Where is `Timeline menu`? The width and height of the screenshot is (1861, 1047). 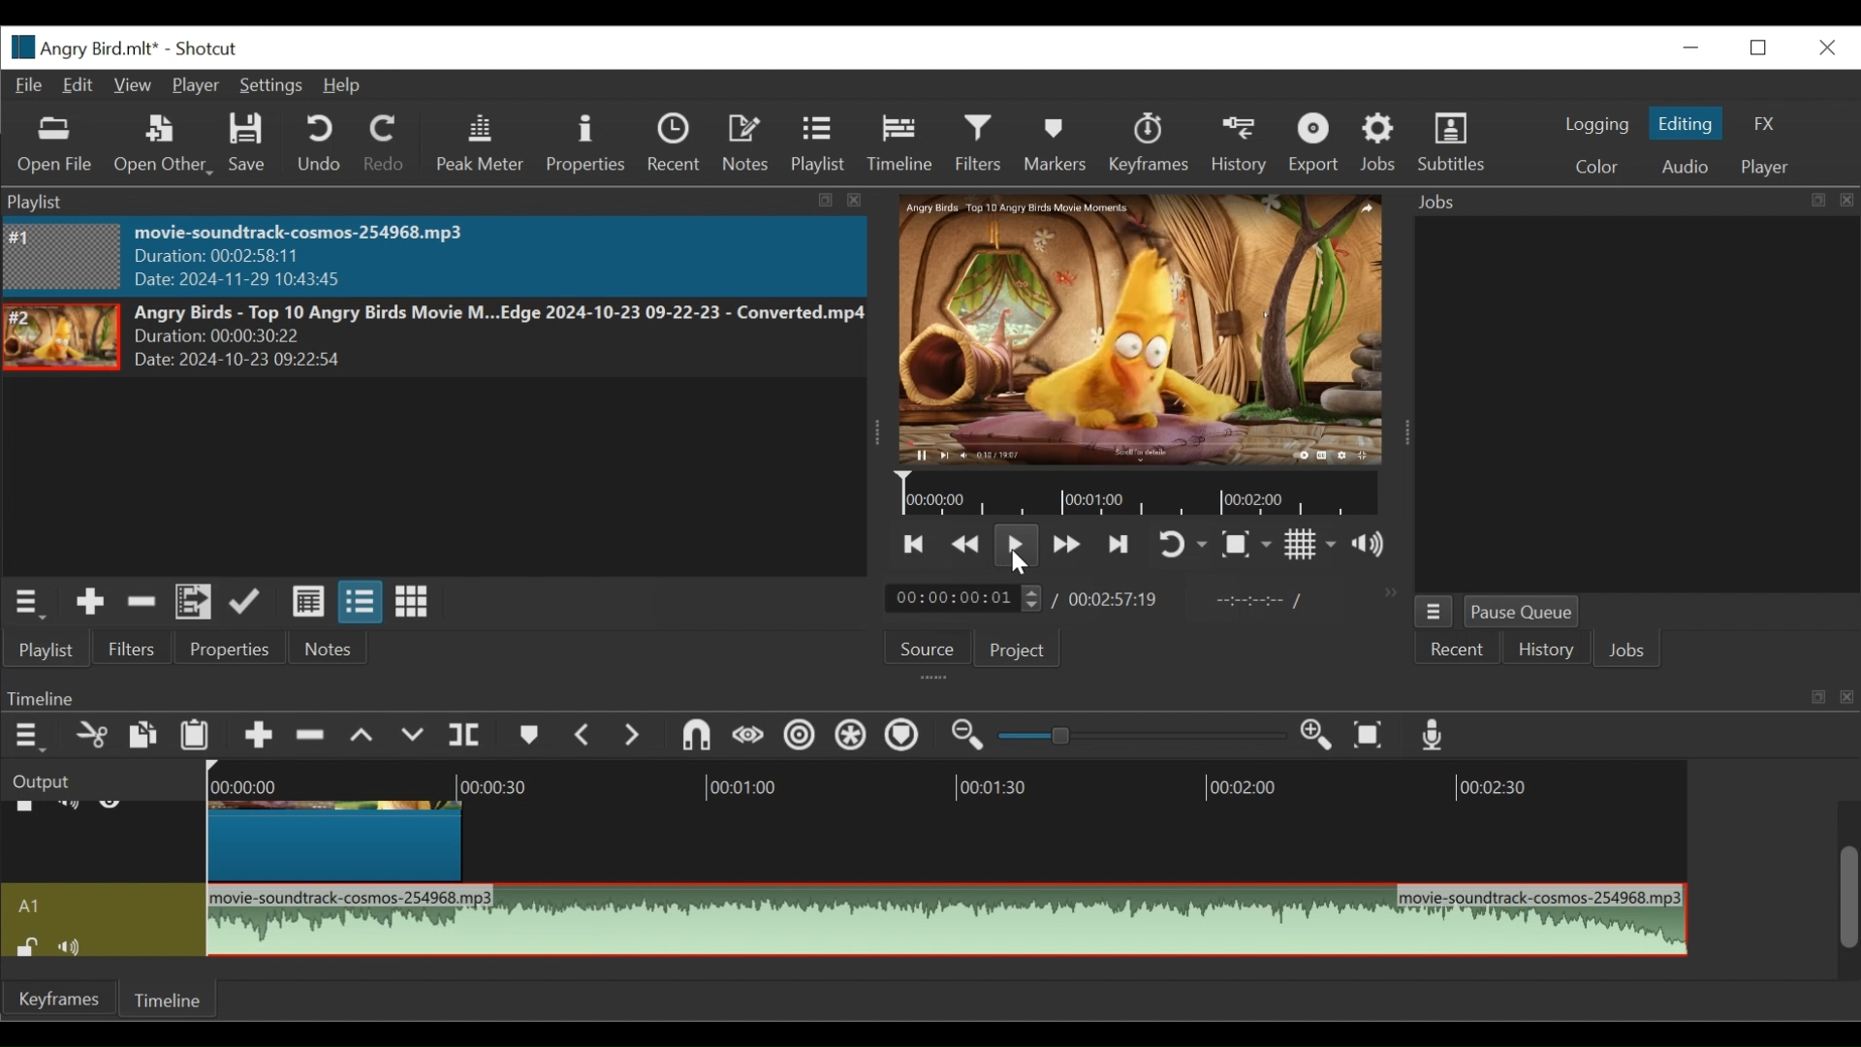 Timeline menu is located at coordinates (28, 738).